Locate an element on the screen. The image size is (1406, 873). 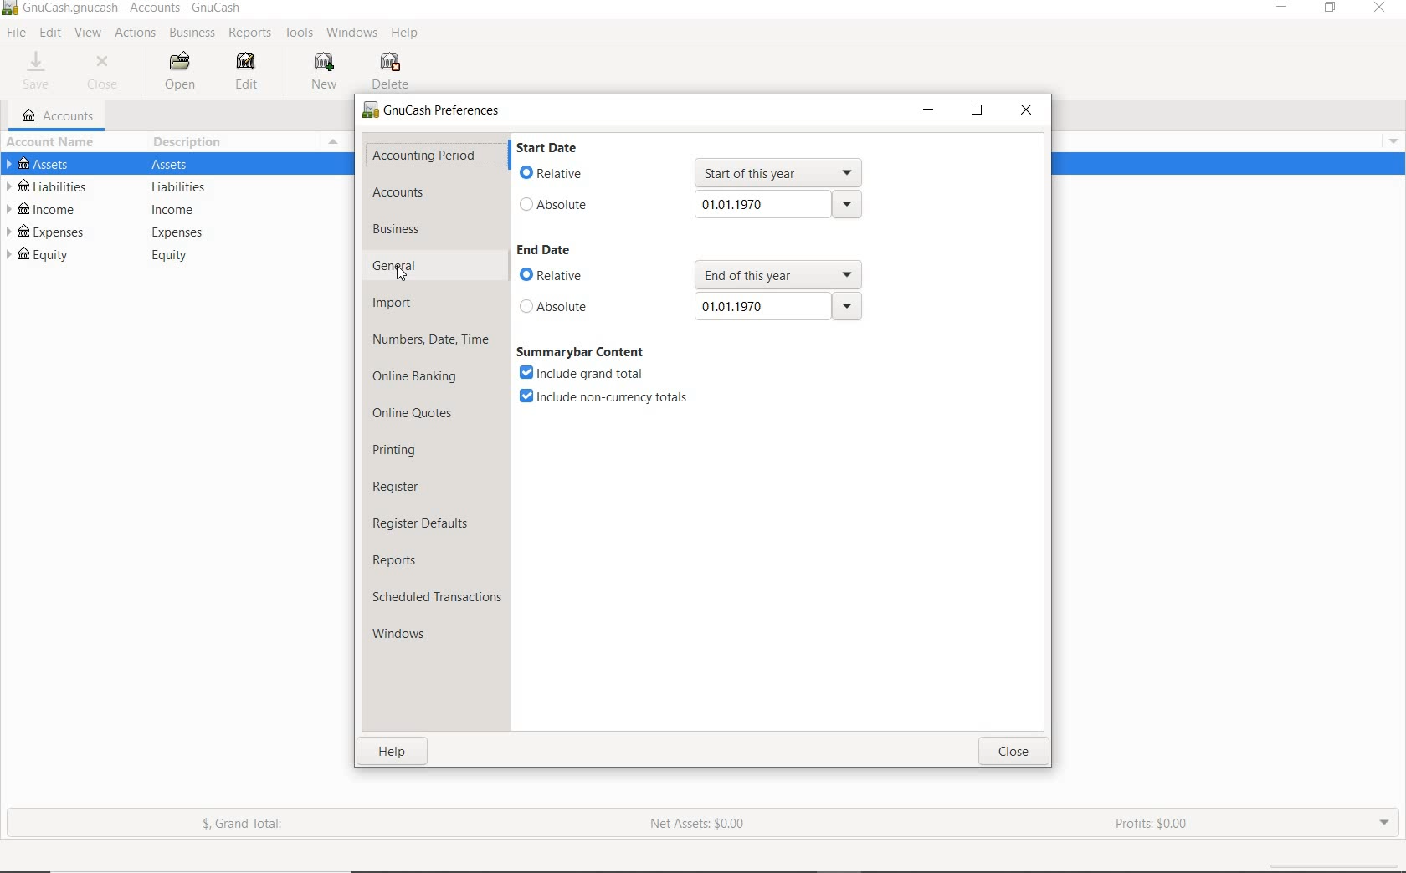
INCOME is located at coordinates (171, 208).